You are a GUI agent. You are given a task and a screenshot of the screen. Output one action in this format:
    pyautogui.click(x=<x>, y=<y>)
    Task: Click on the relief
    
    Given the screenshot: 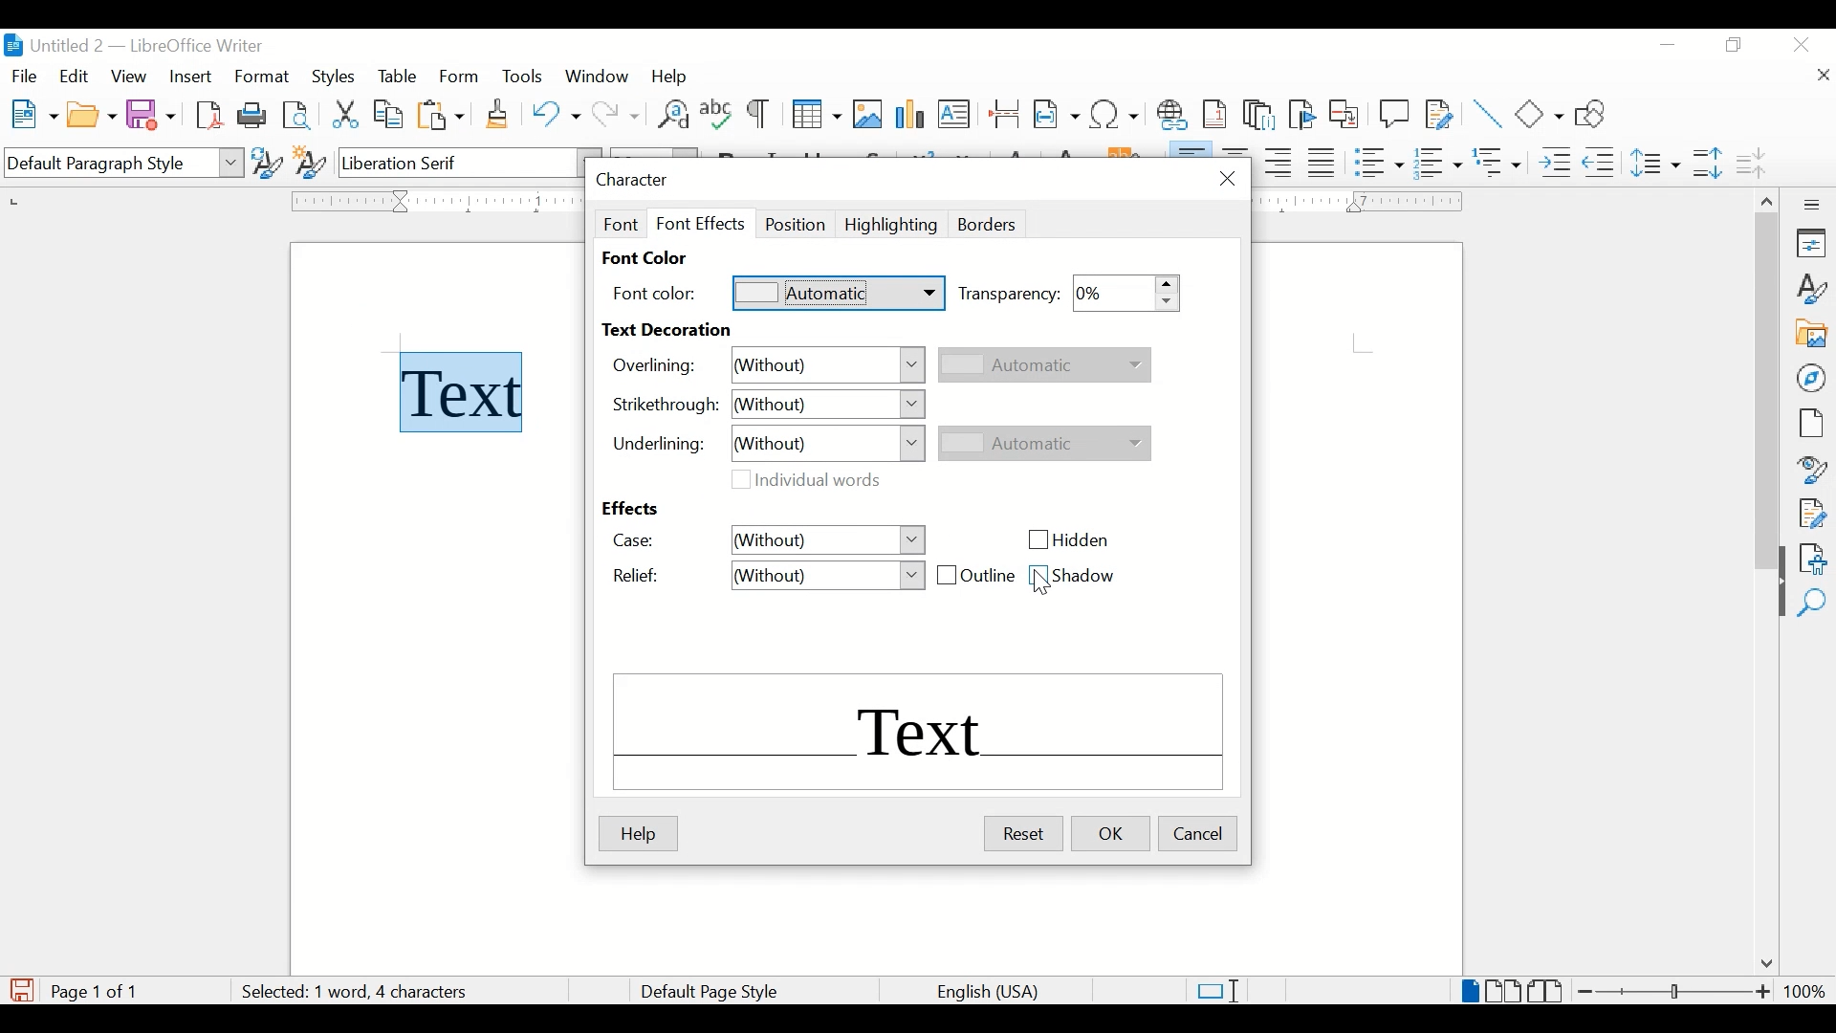 What is the action you would take?
    pyautogui.click(x=636, y=577)
    